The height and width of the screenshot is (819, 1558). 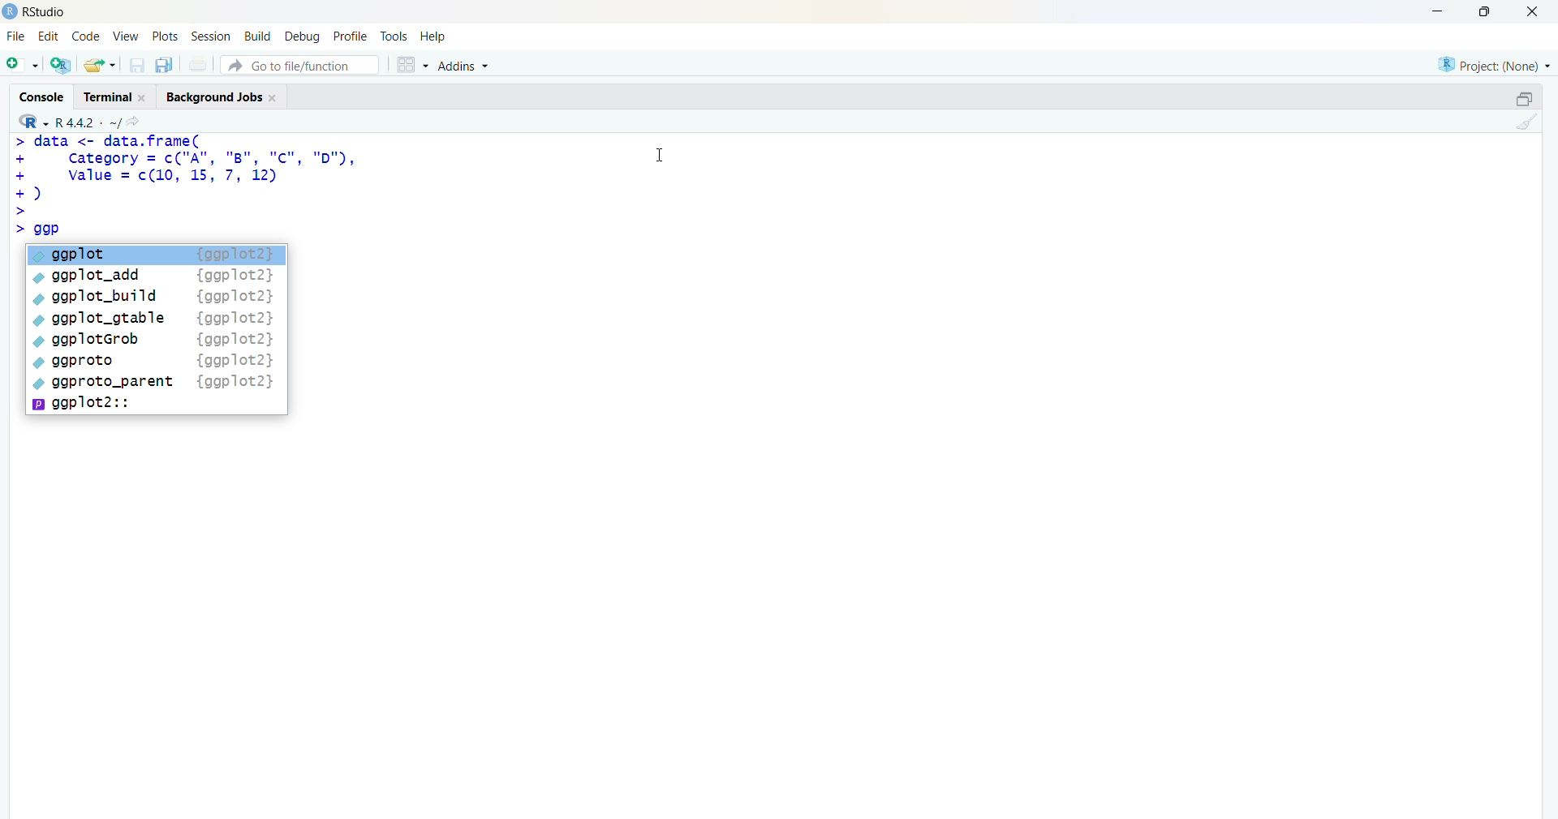 What do you see at coordinates (22, 62) in the screenshot?
I see `new file` at bounding box center [22, 62].